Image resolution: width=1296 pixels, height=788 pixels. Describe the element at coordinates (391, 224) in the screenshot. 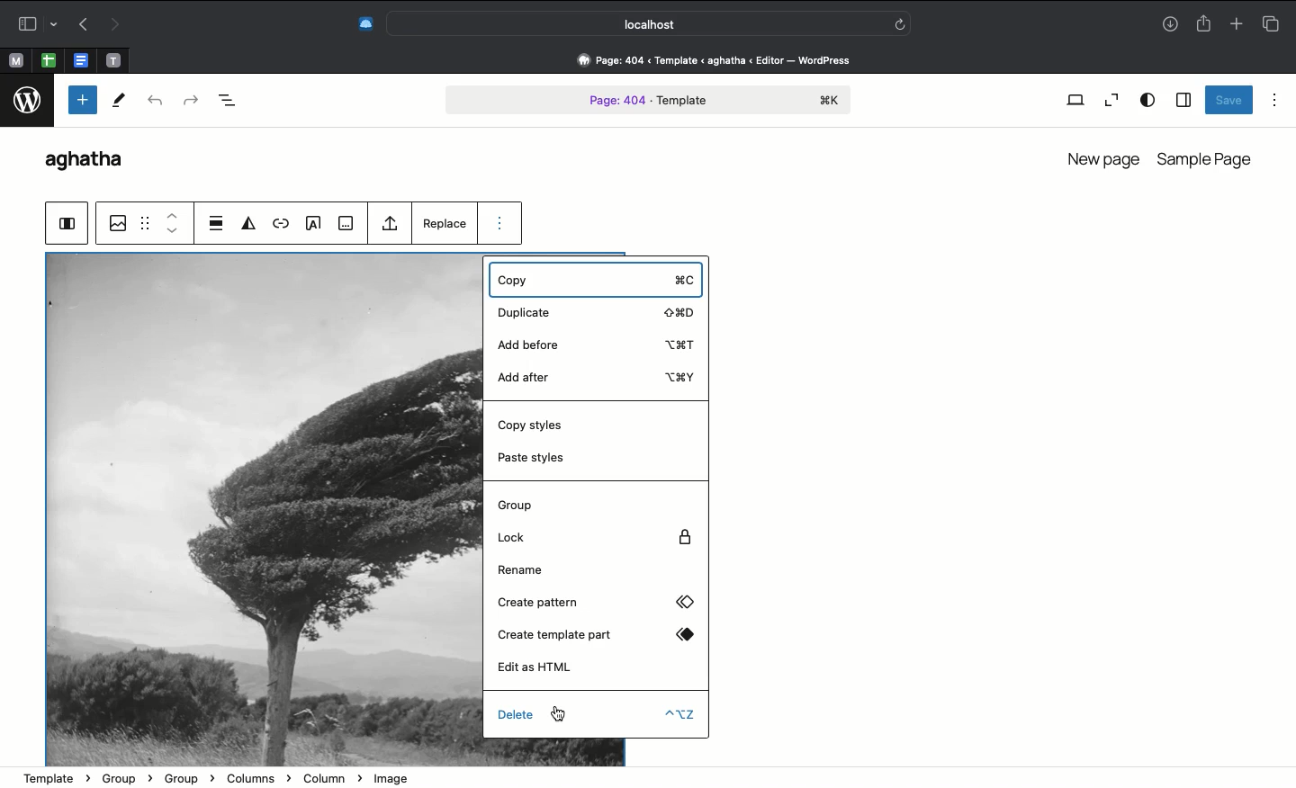

I see `Upload` at that location.